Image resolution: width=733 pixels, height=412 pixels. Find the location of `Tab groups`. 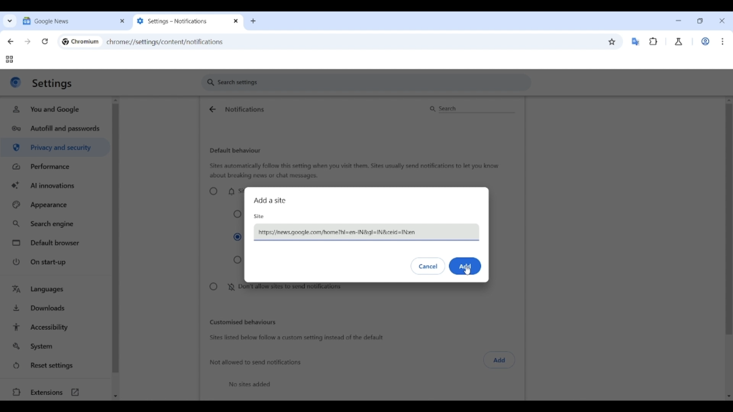

Tab groups is located at coordinates (9, 60).